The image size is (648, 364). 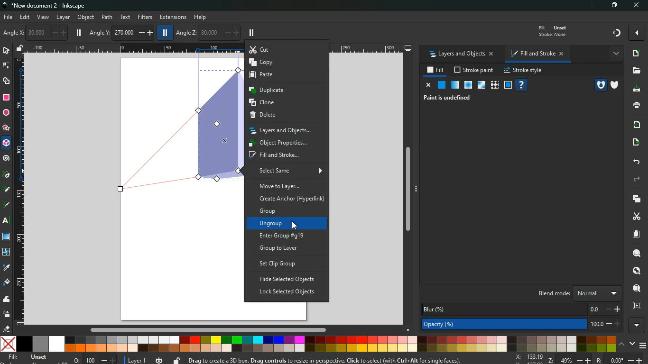 What do you see at coordinates (8, 189) in the screenshot?
I see `note` at bounding box center [8, 189].